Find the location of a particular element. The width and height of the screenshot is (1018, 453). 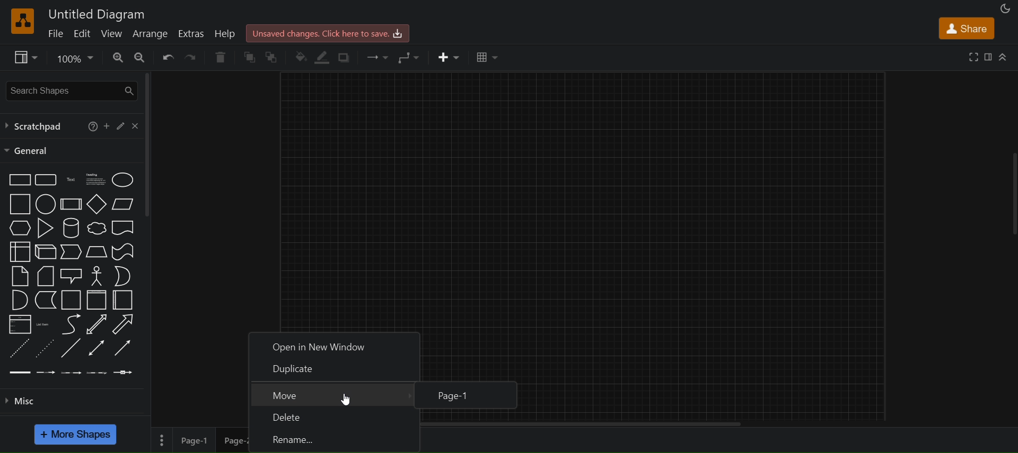

vertical container is located at coordinates (96, 300).